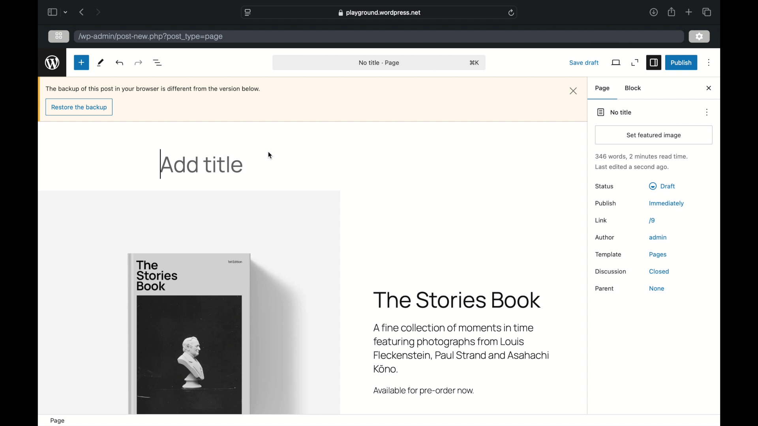 The height and width of the screenshot is (426, 758). What do you see at coordinates (662, 186) in the screenshot?
I see `draft` at bounding box center [662, 186].